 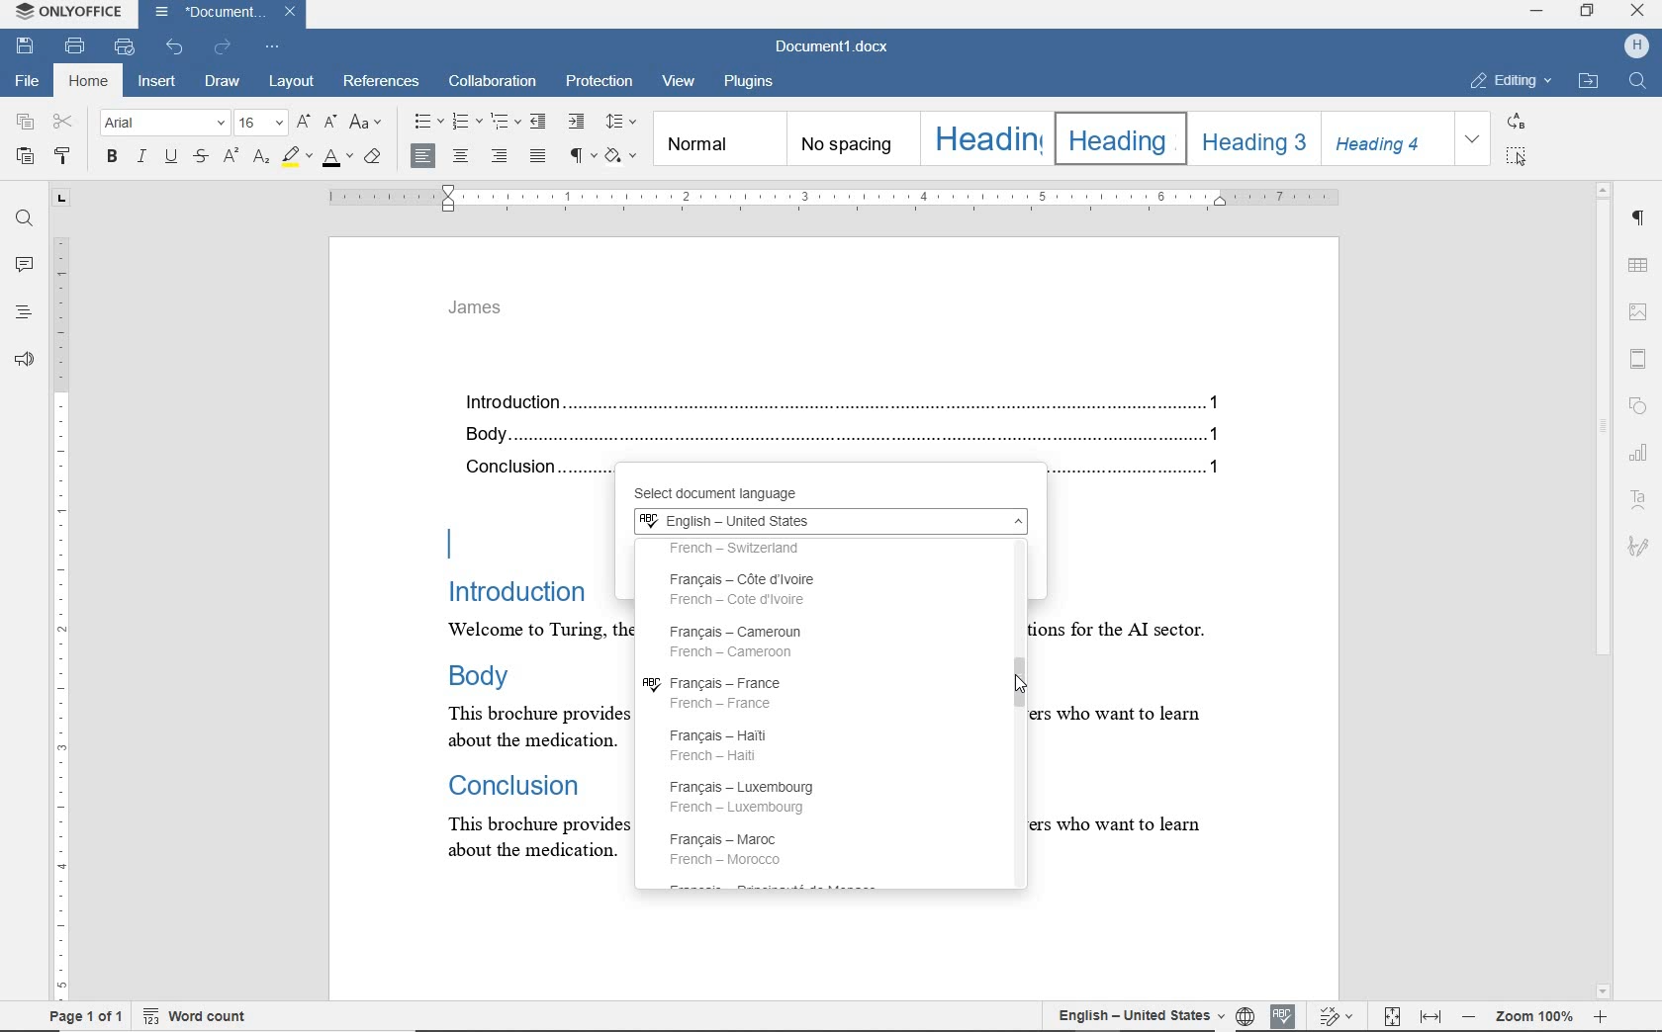 I want to click on select document language, so click(x=744, y=494).